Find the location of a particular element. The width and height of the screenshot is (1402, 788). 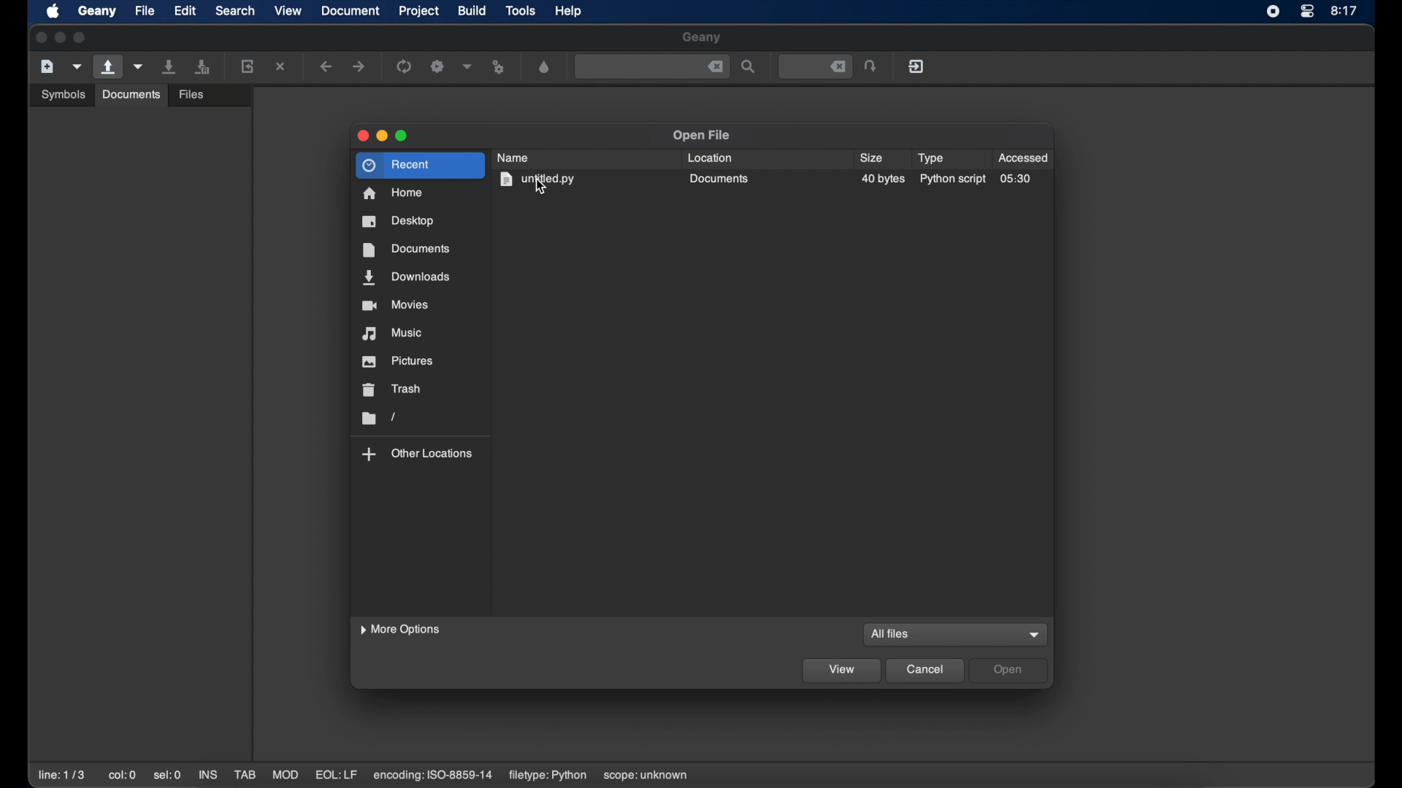

line: 1/3 is located at coordinates (61, 775).